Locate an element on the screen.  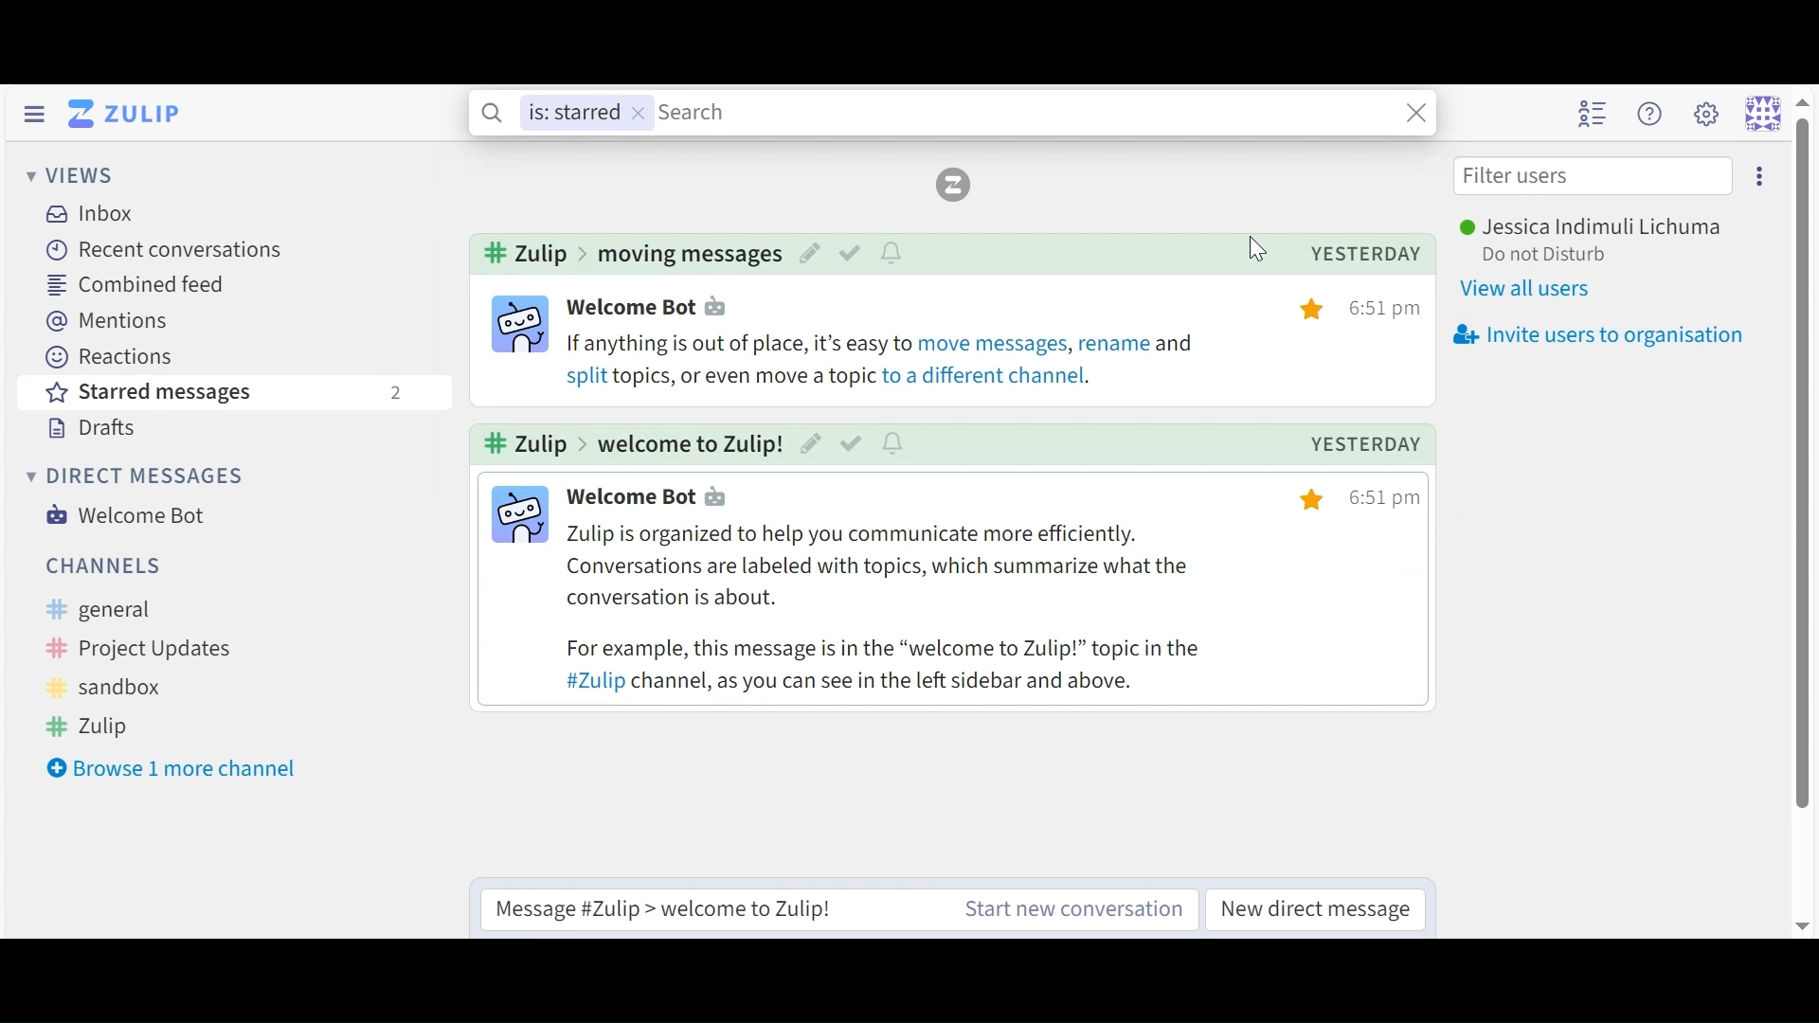
Up is located at coordinates (1802, 104).